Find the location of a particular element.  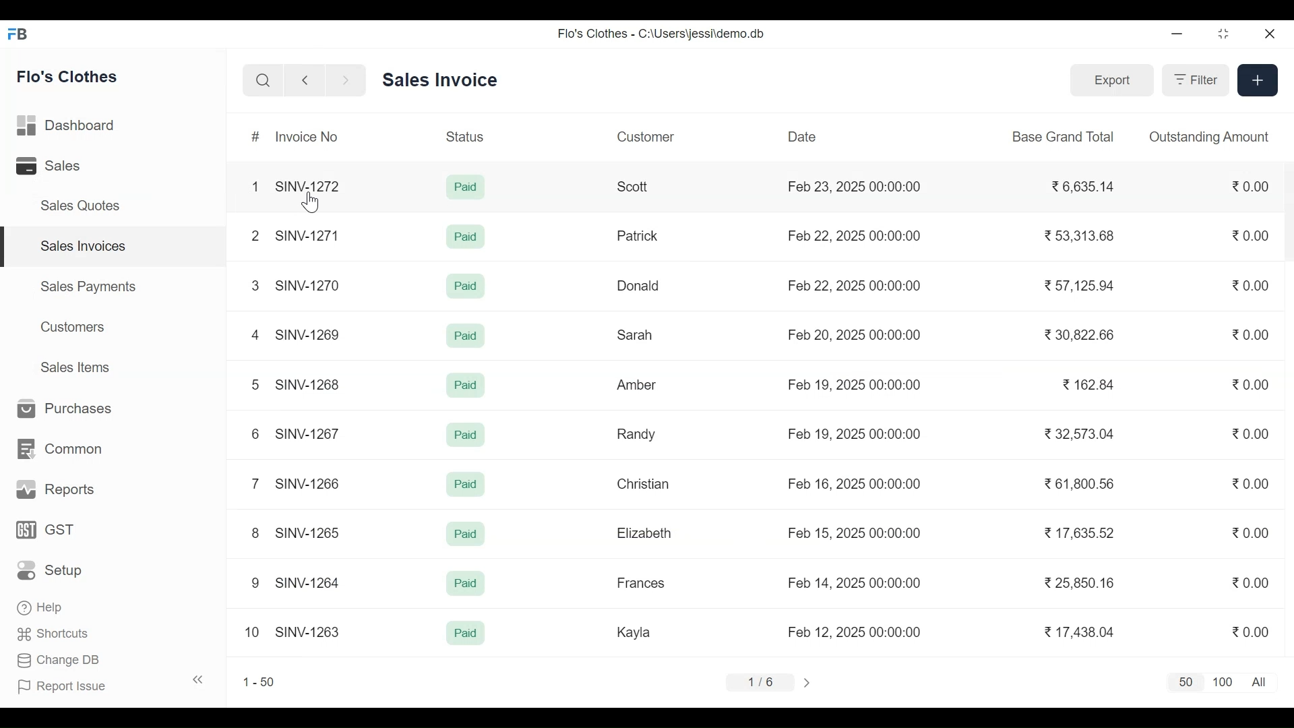

All is located at coordinates (1260, 684).